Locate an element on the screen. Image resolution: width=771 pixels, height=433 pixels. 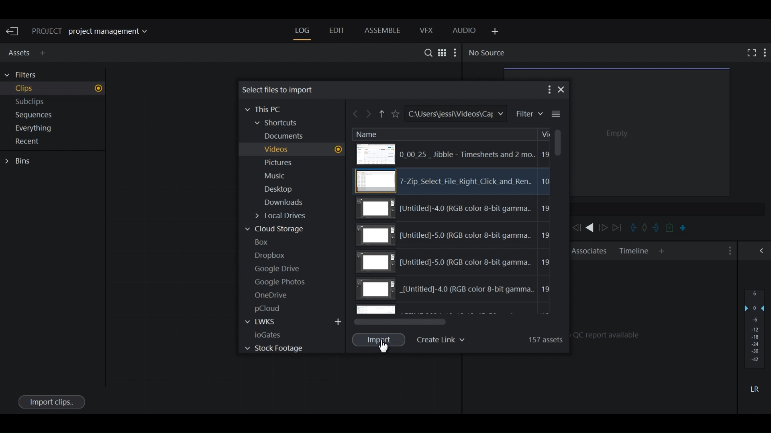
pCloud is located at coordinates (272, 308).